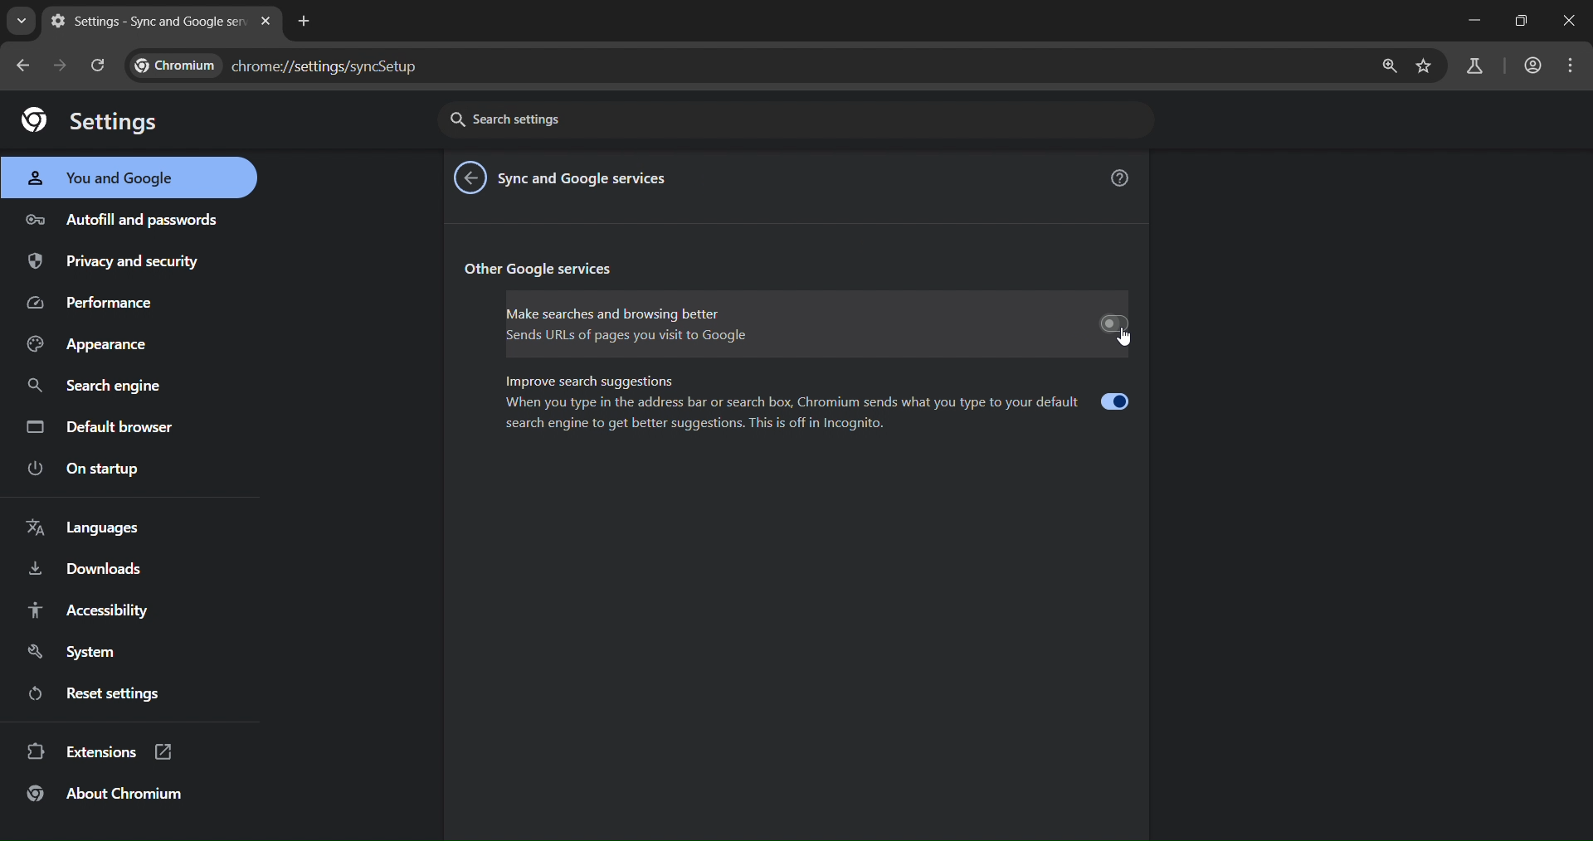 This screenshot has height=841, width=1593. Describe the element at coordinates (73, 650) in the screenshot. I see `system` at that location.